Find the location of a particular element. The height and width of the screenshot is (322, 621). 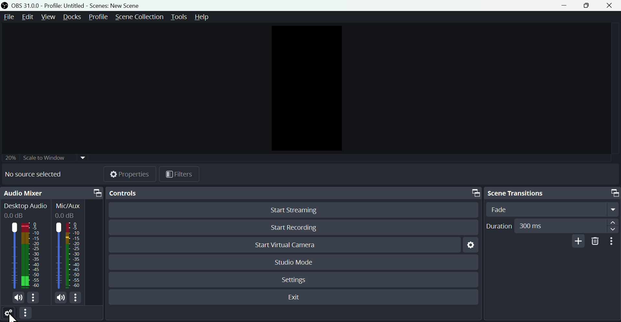

No source selected is located at coordinates (40, 174).